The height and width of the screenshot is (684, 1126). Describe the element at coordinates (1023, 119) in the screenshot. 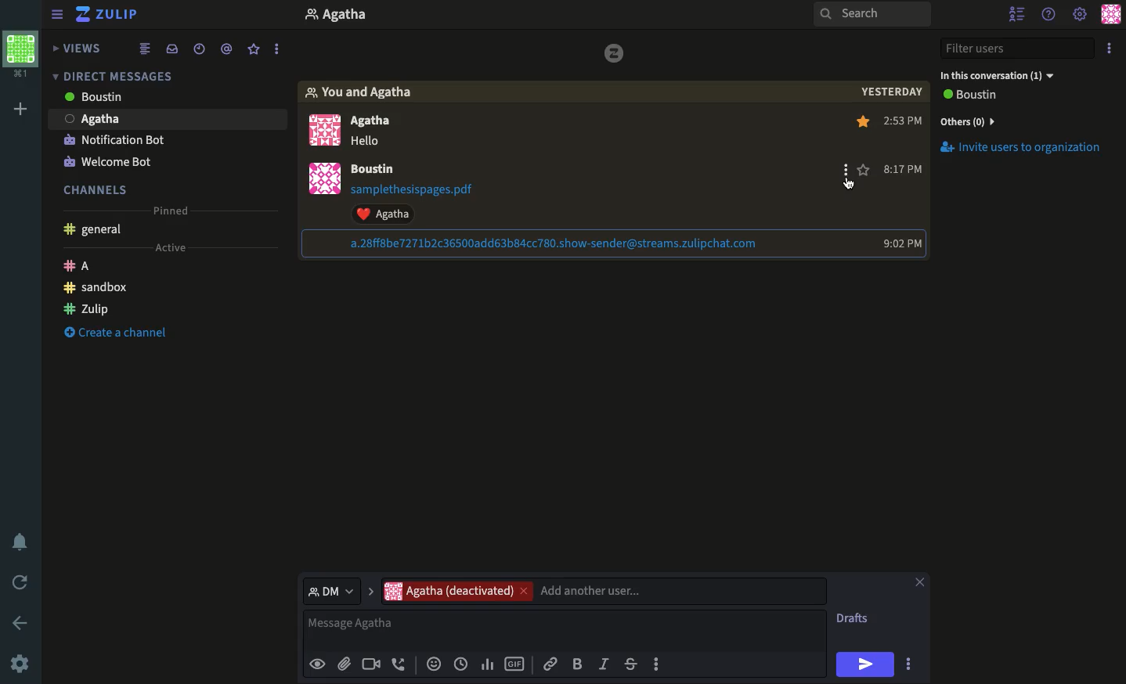

I see `Invite users to org.` at that location.